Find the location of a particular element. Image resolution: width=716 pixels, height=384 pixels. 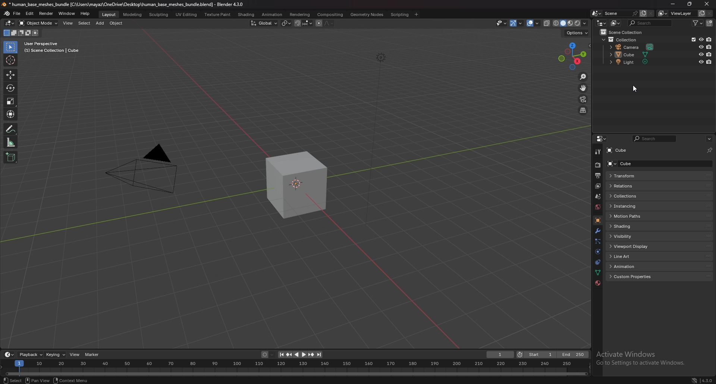

browse scene is located at coordinates (597, 13).